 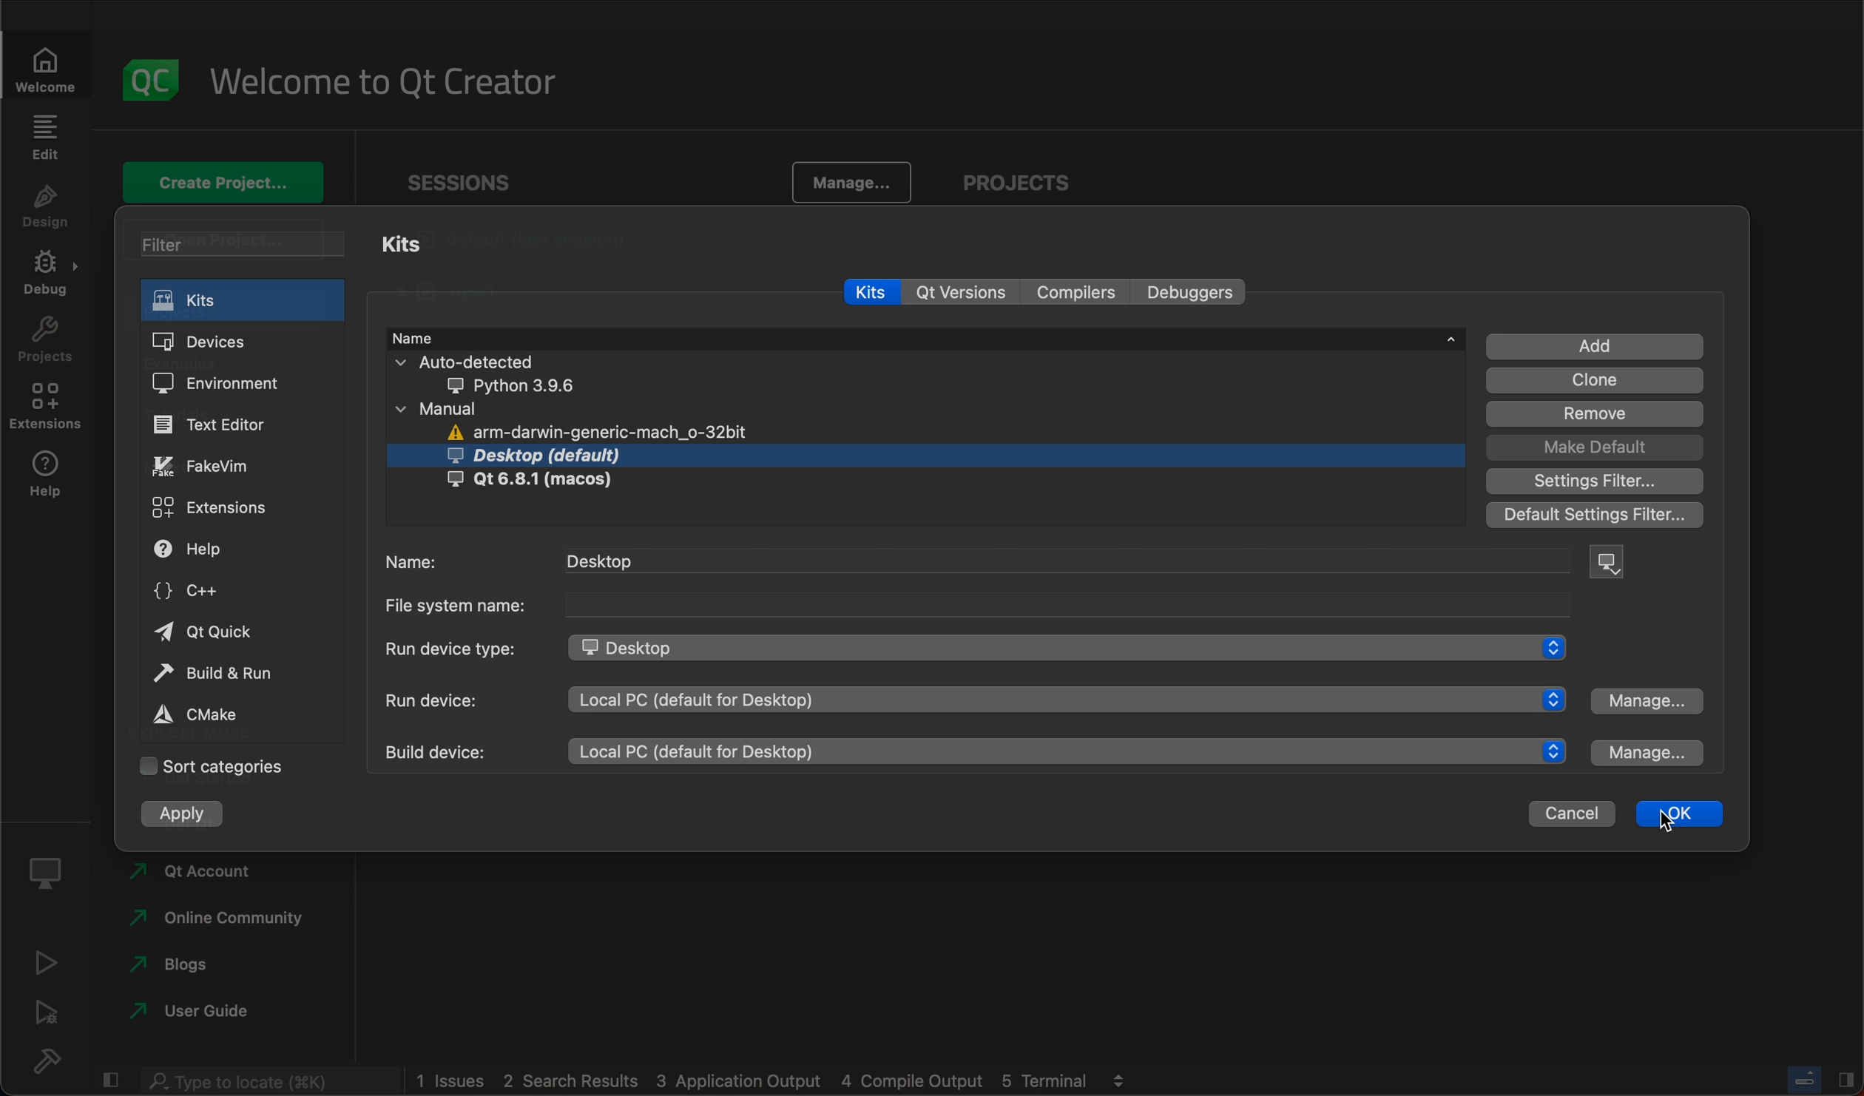 What do you see at coordinates (1595, 483) in the screenshot?
I see `settings filter` at bounding box center [1595, 483].